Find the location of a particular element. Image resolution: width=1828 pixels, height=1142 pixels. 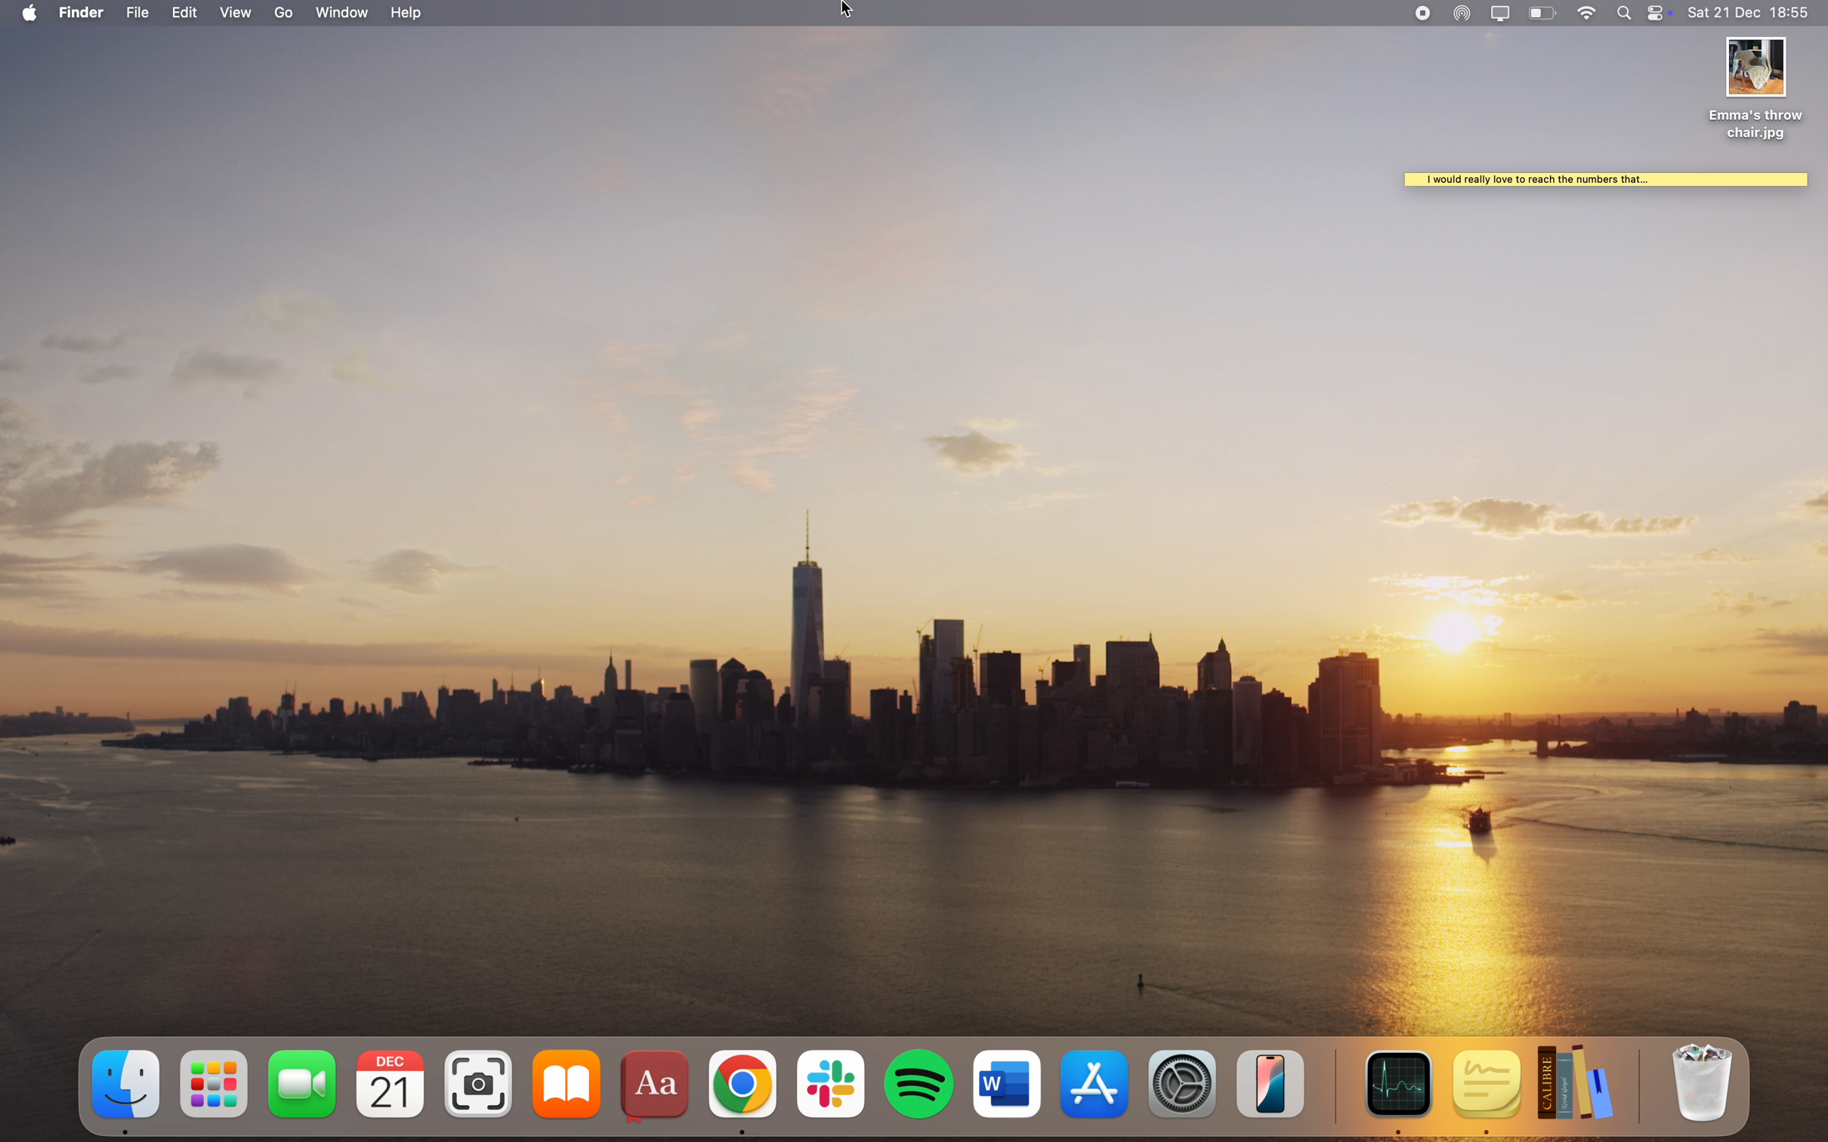

iBooks is located at coordinates (564, 1091).